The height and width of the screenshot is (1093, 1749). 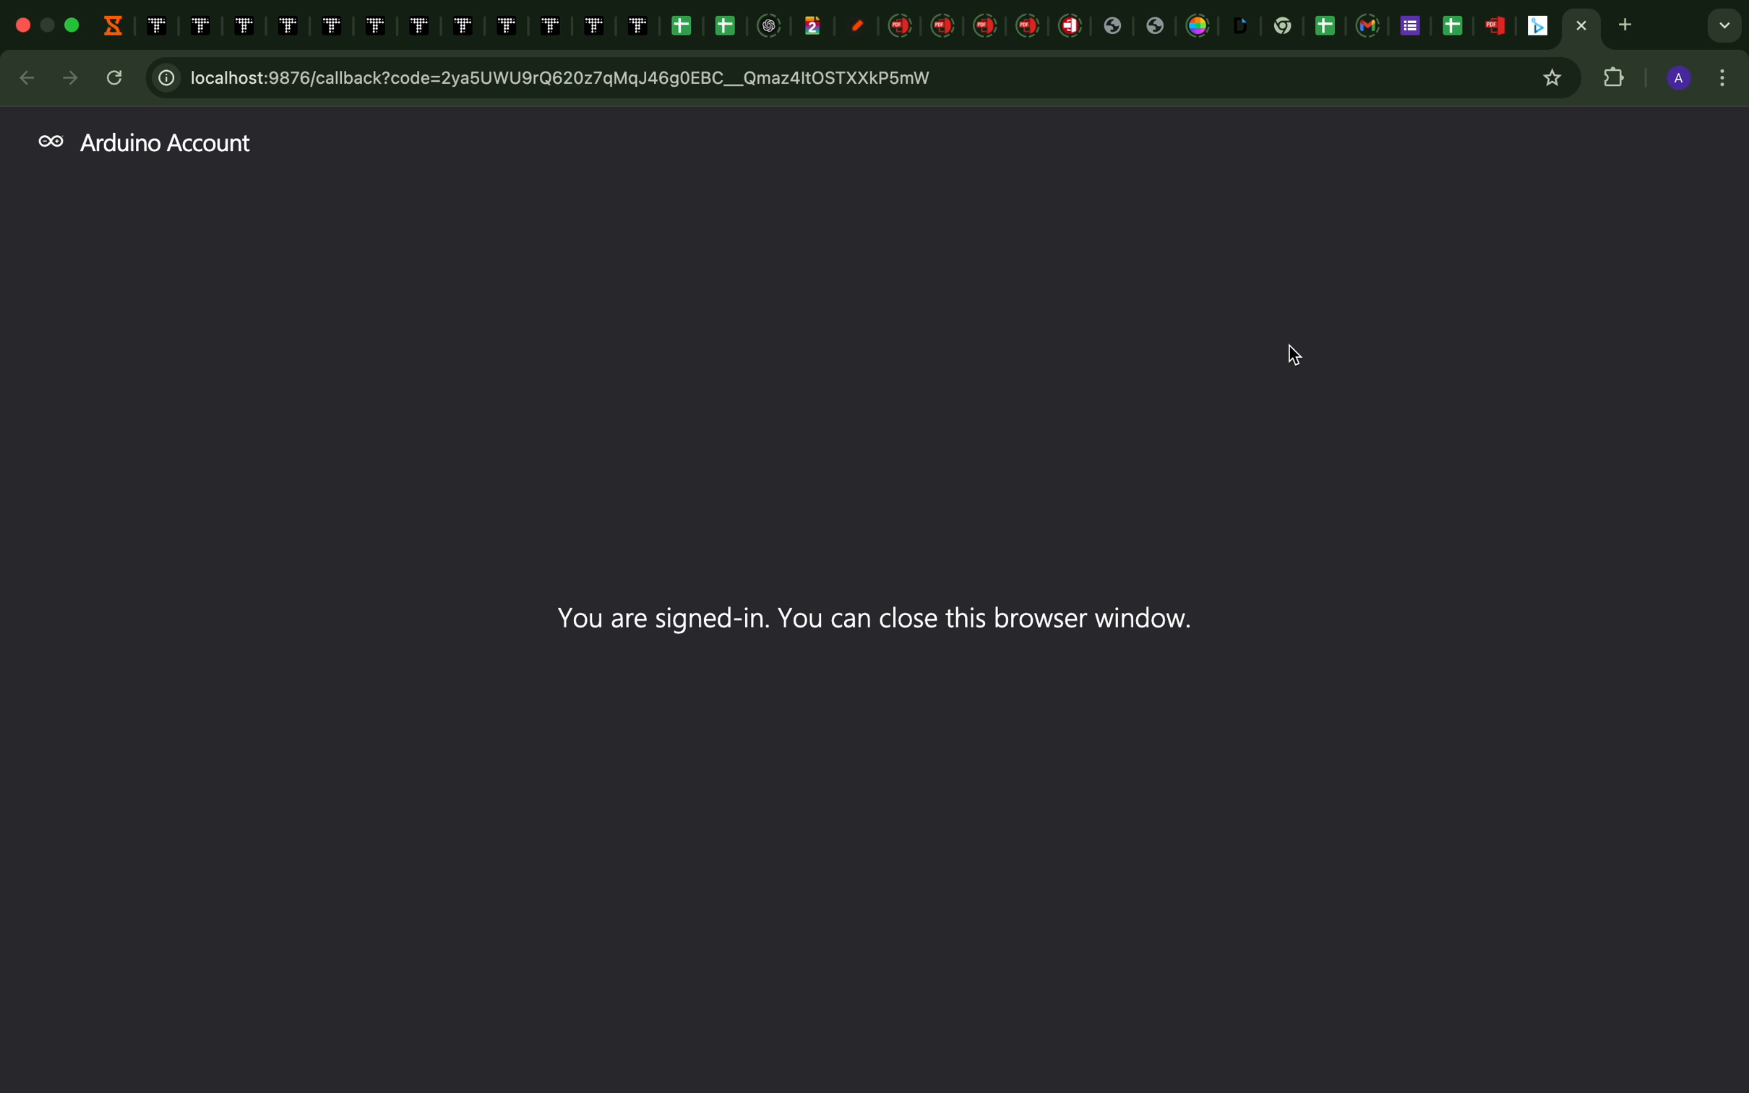 I want to click on browser settings , so click(x=1727, y=80).